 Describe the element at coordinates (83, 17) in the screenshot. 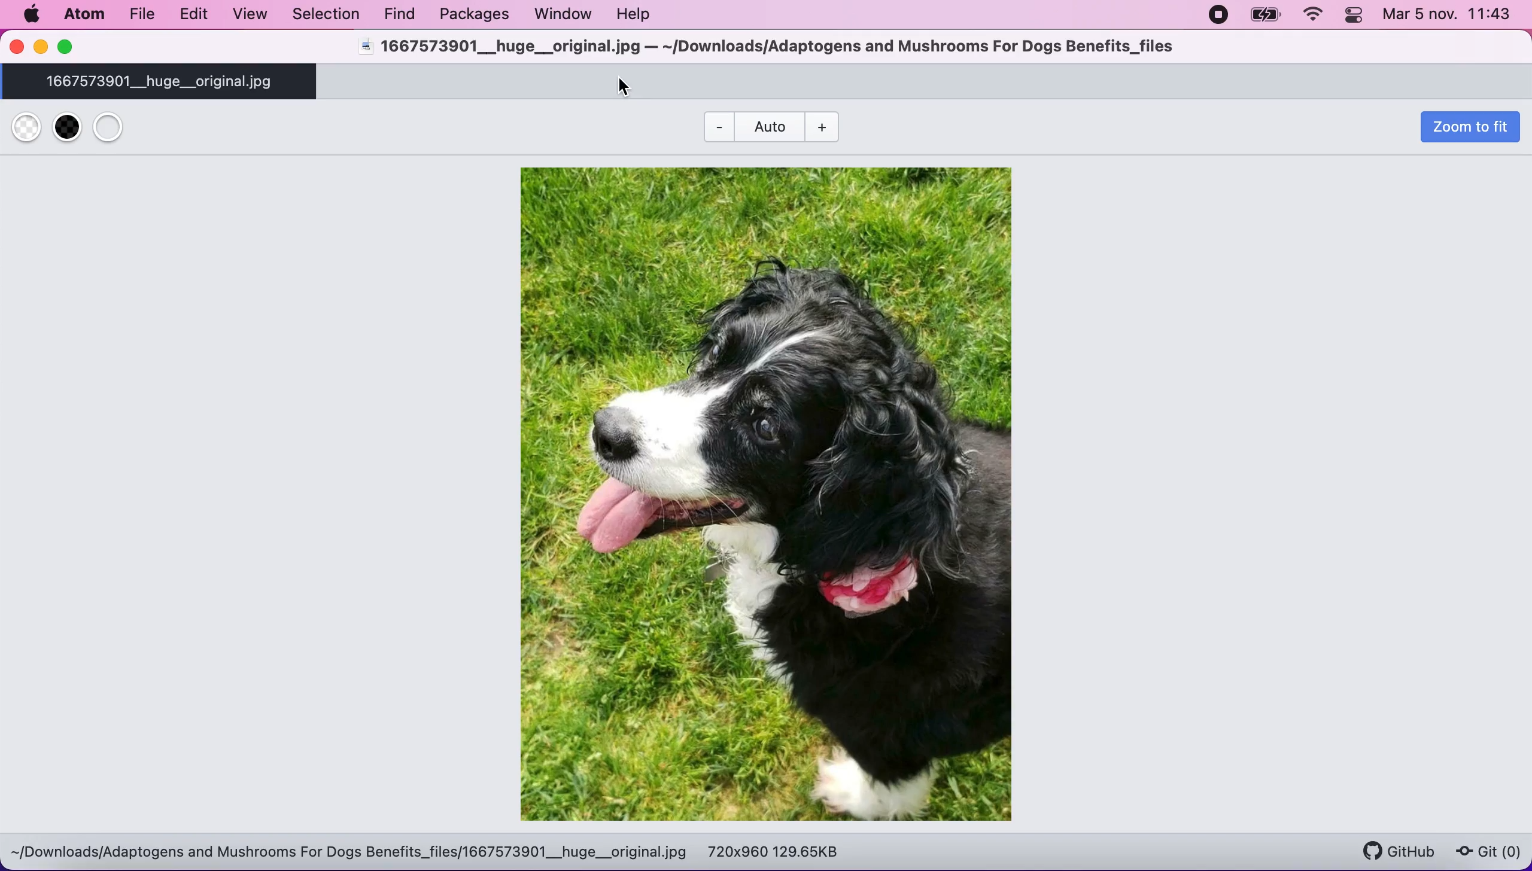

I see `atom` at that location.